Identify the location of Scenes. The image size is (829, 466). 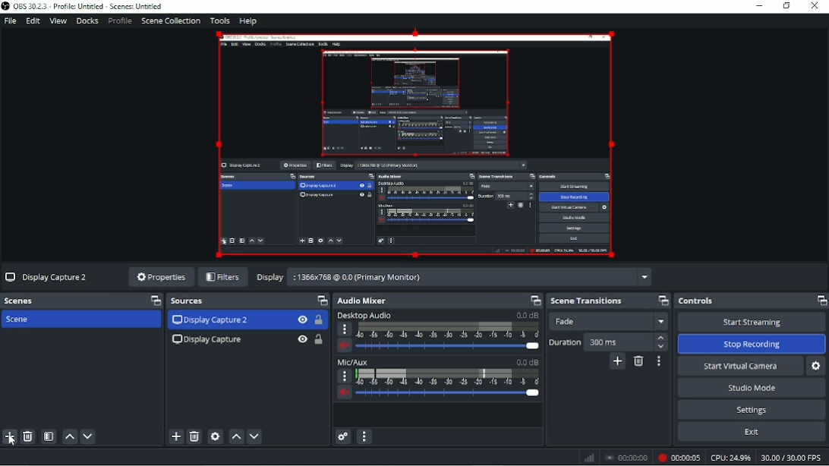
(22, 302).